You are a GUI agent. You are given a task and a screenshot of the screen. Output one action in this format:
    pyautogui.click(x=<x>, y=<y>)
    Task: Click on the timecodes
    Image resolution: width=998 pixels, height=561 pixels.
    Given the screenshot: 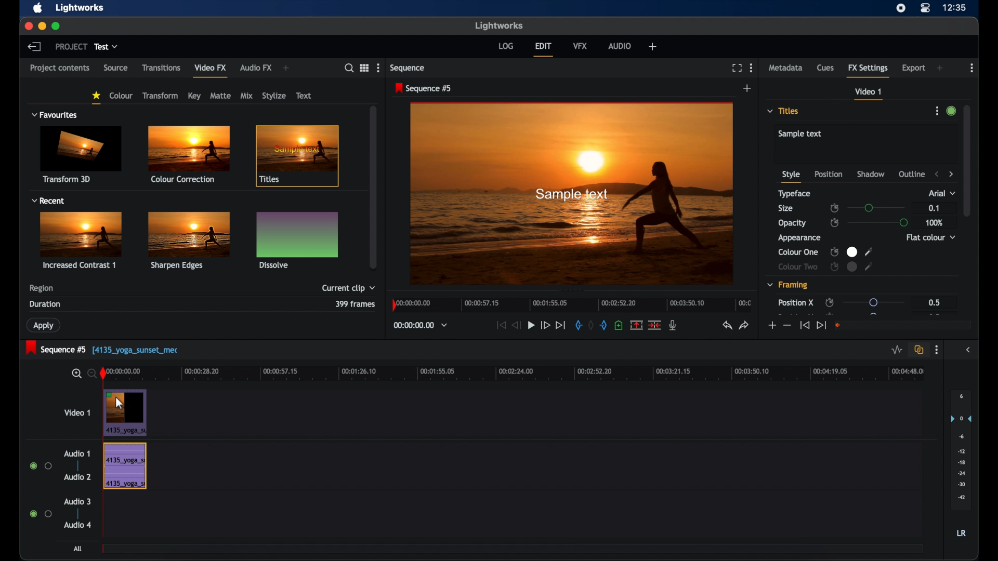 What is the action you would take?
    pyautogui.click(x=419, y=326)
    